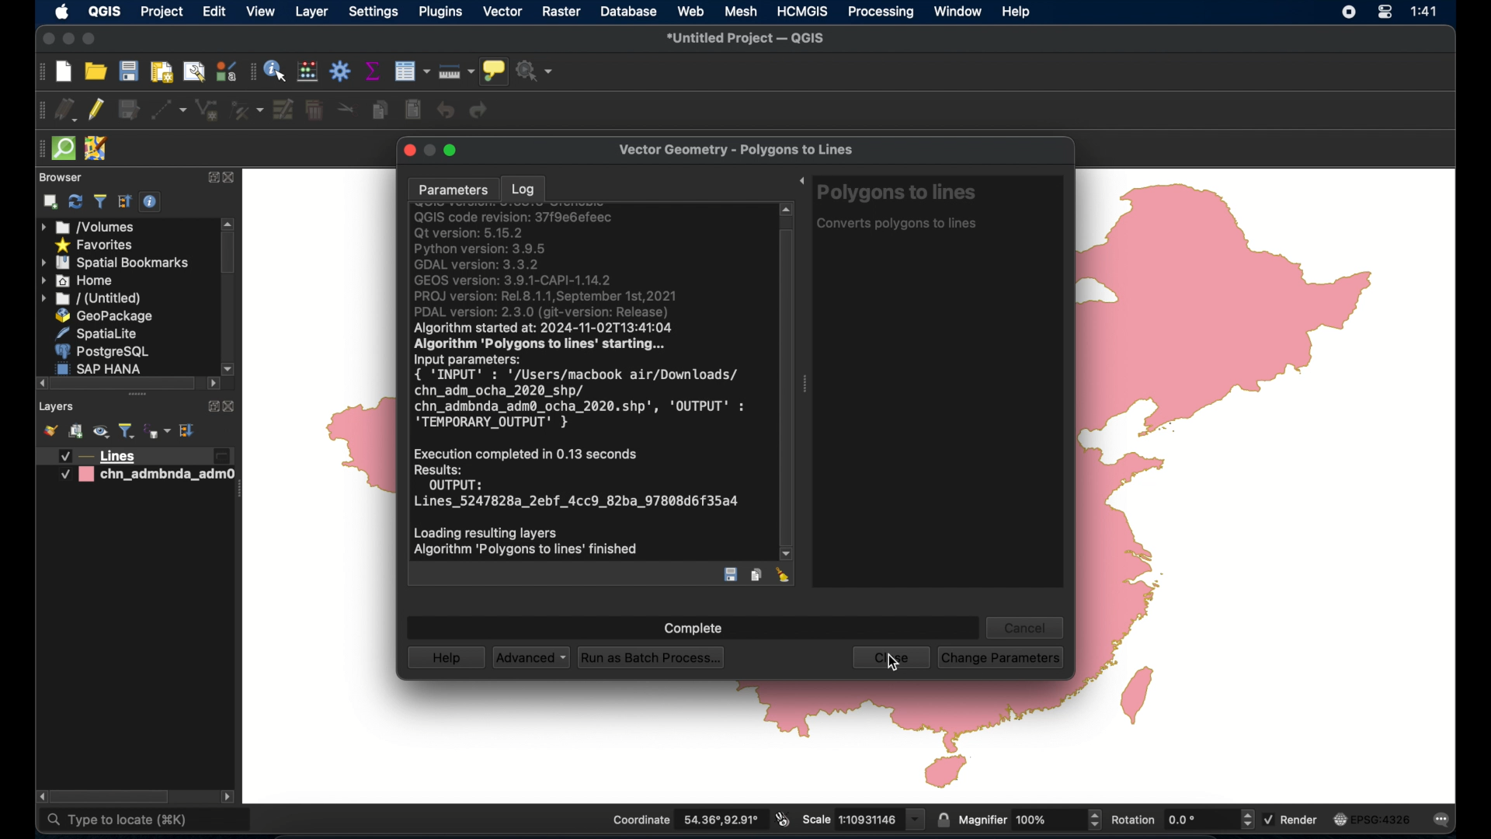  What do you see at coordinates (212, 385) in the screenshot?
I see `scrol lleft arrow` at bounding box center [212, 385].